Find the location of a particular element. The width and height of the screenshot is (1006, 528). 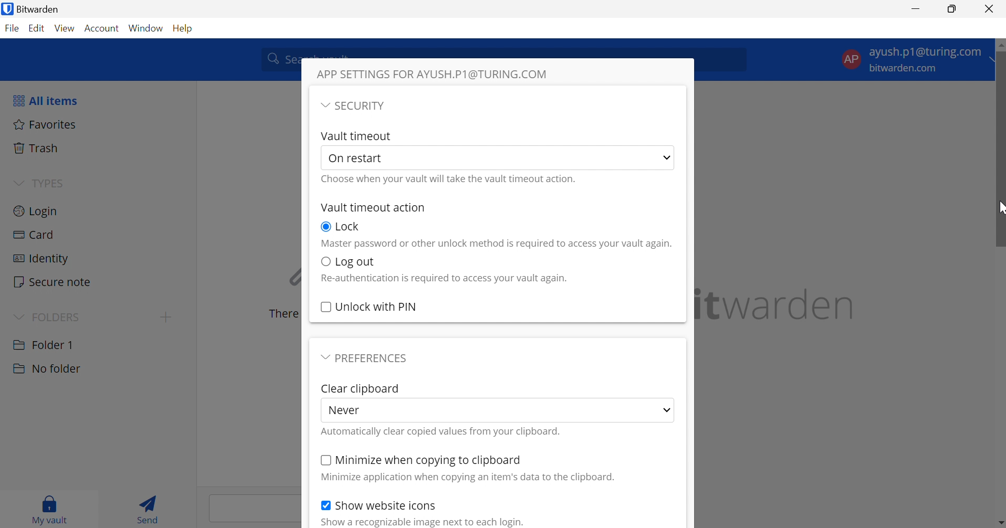

Drop Down is located at coordinates (18, 182).